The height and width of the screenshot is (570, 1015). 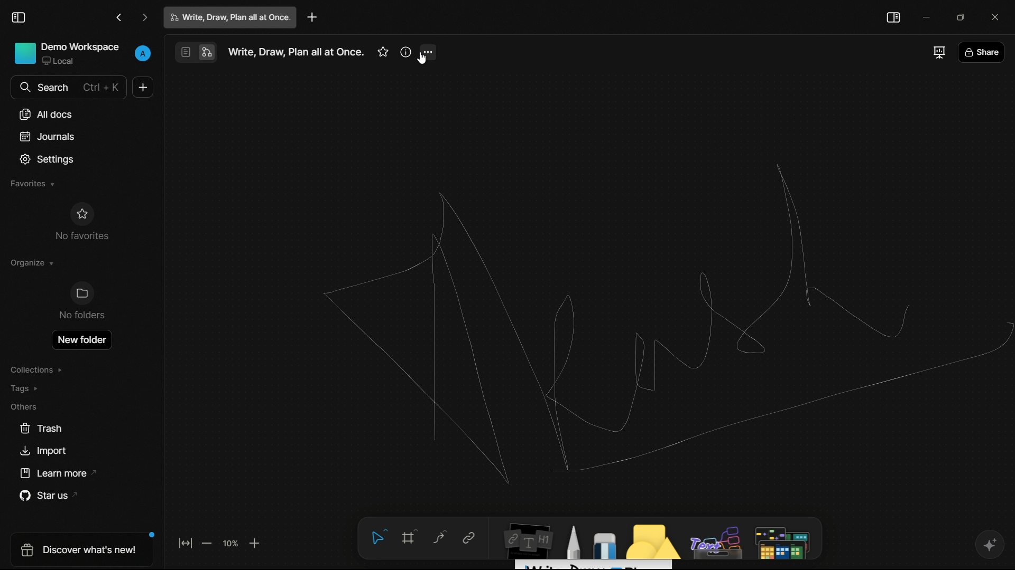 I want to click on page mode, so click(x=185, y=52).